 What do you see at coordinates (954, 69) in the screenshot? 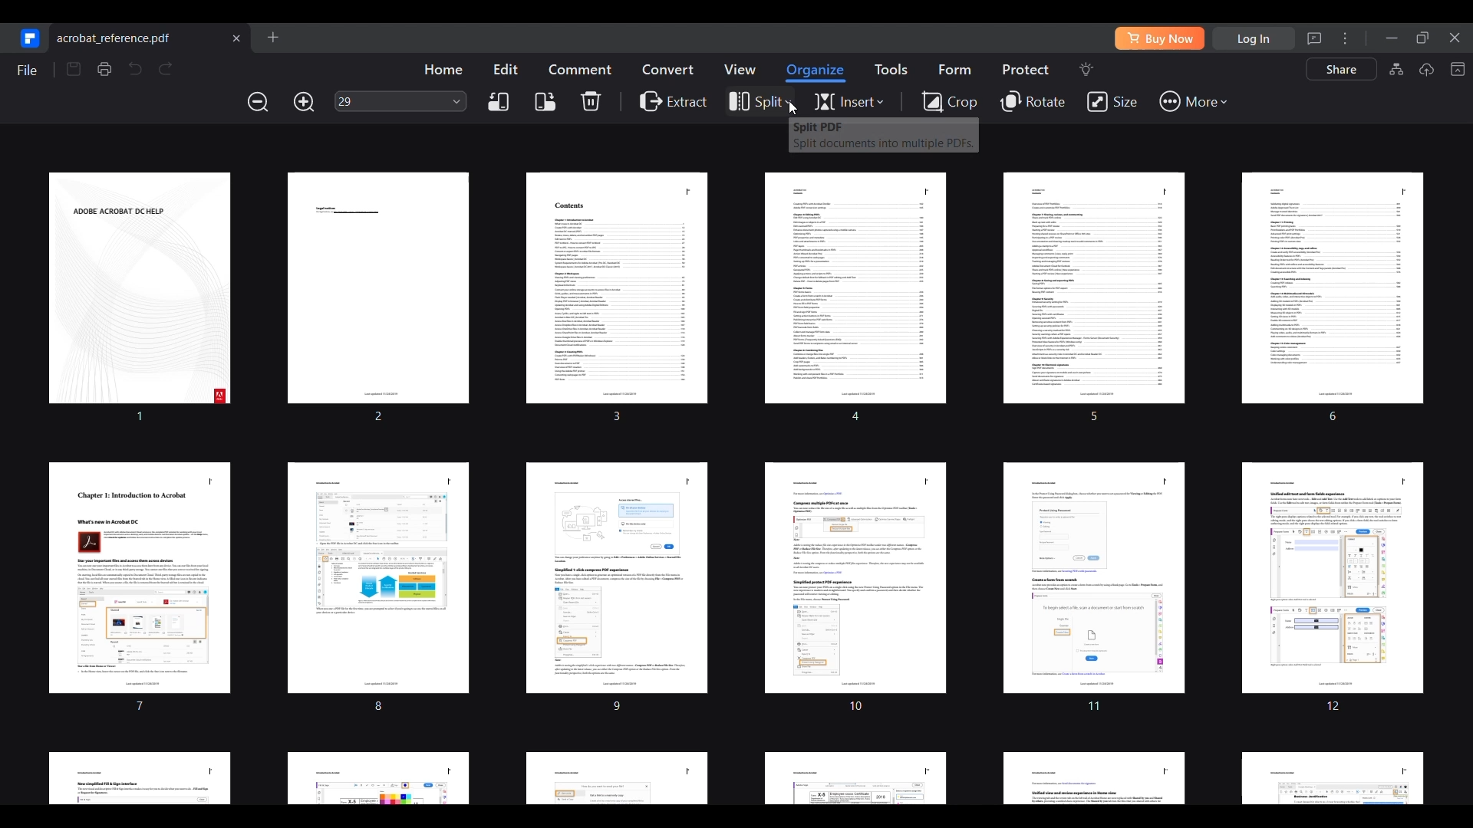
I see `Form` at bounding box center [954, 69].